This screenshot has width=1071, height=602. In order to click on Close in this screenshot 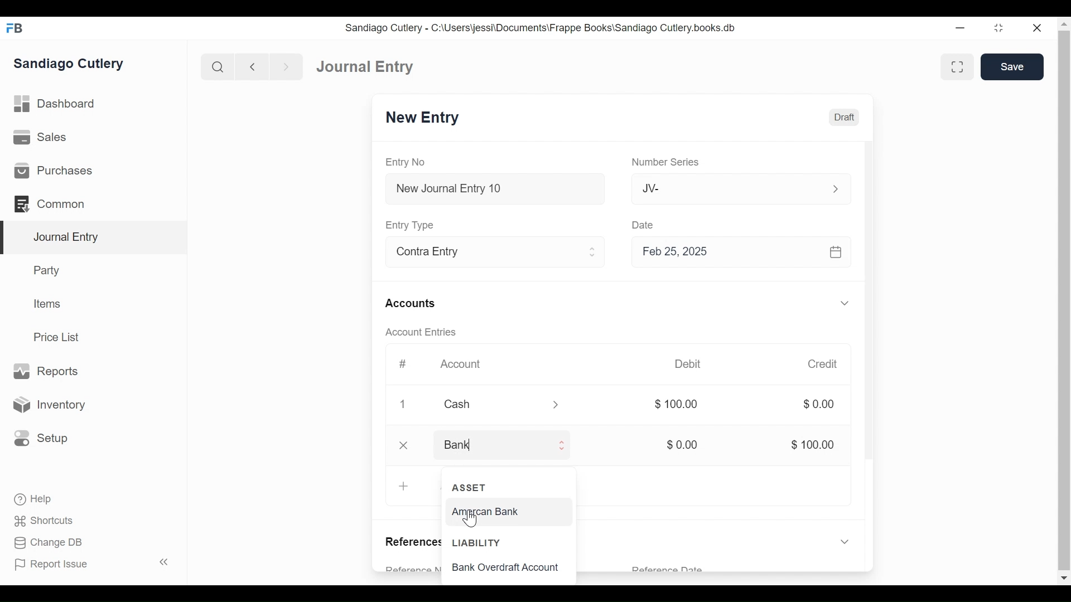, I will do `click(405, 445)`.